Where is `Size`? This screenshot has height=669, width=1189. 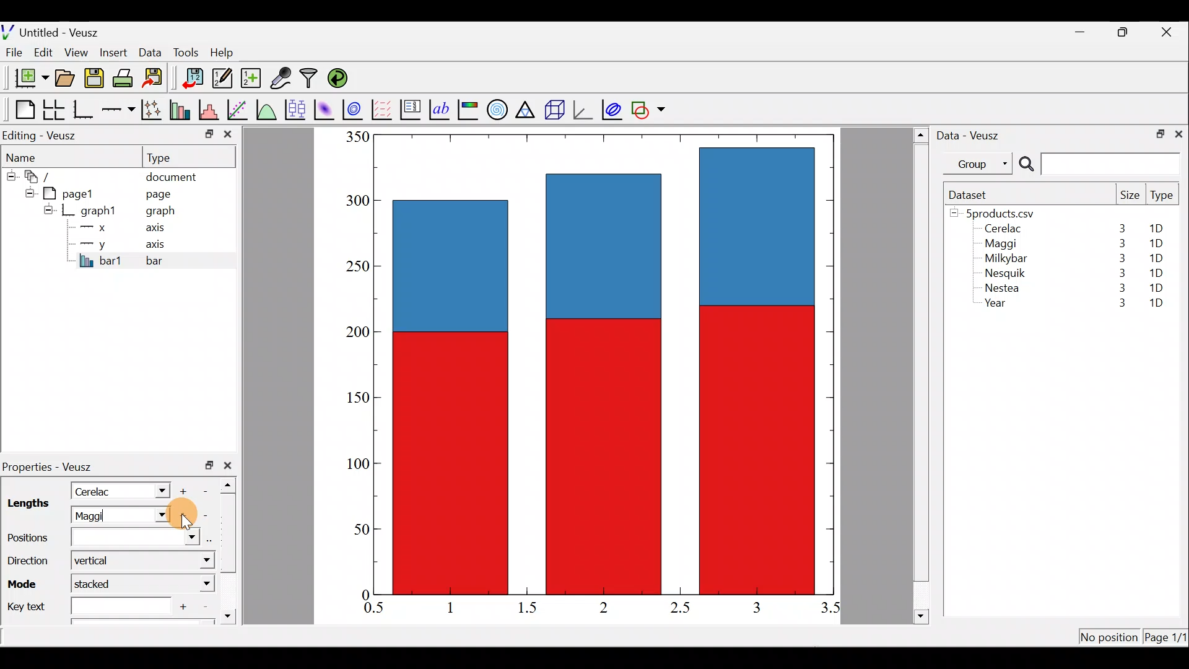
Size is located at coordinates (1130, 196).